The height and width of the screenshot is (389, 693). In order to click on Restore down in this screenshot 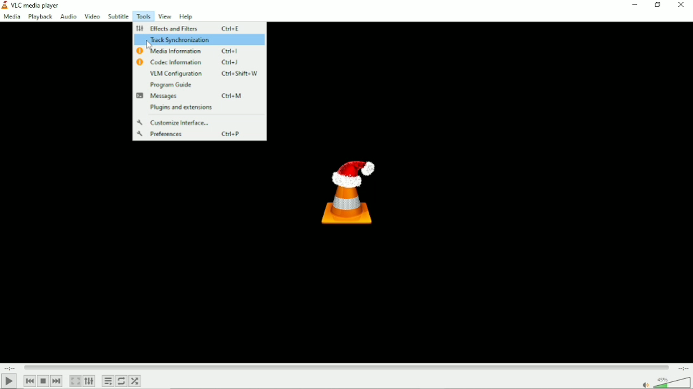, I will do `click(657, 6)`.